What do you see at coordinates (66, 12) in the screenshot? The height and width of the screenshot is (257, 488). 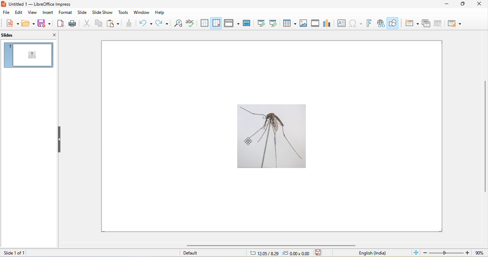 I see `format` at bounding box center [66, 12].